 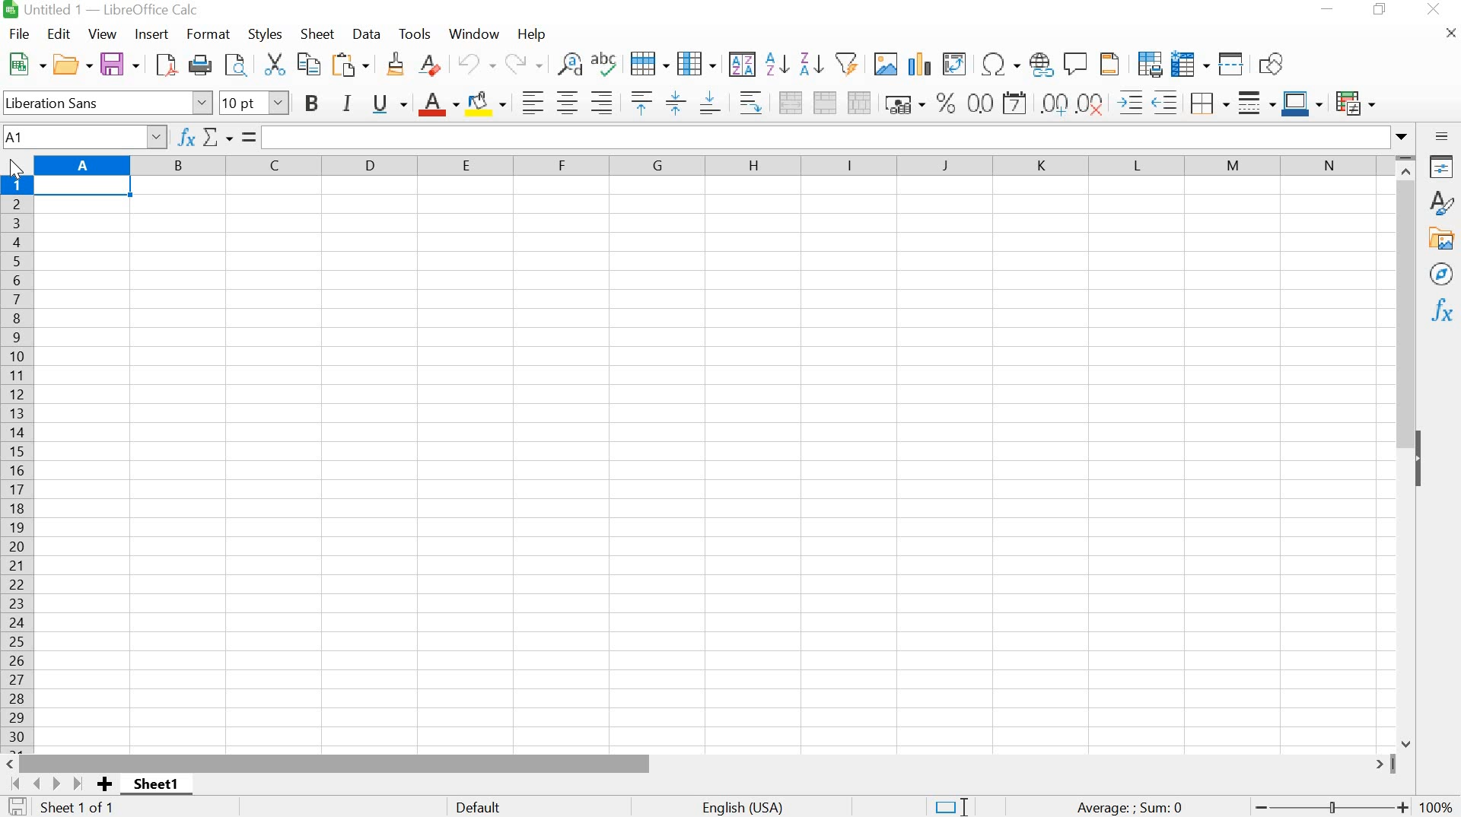 What do you see at coordinates (87, 189) in the screenshot?
I see `SELECTED CELL` at bounding box center [87, 189].